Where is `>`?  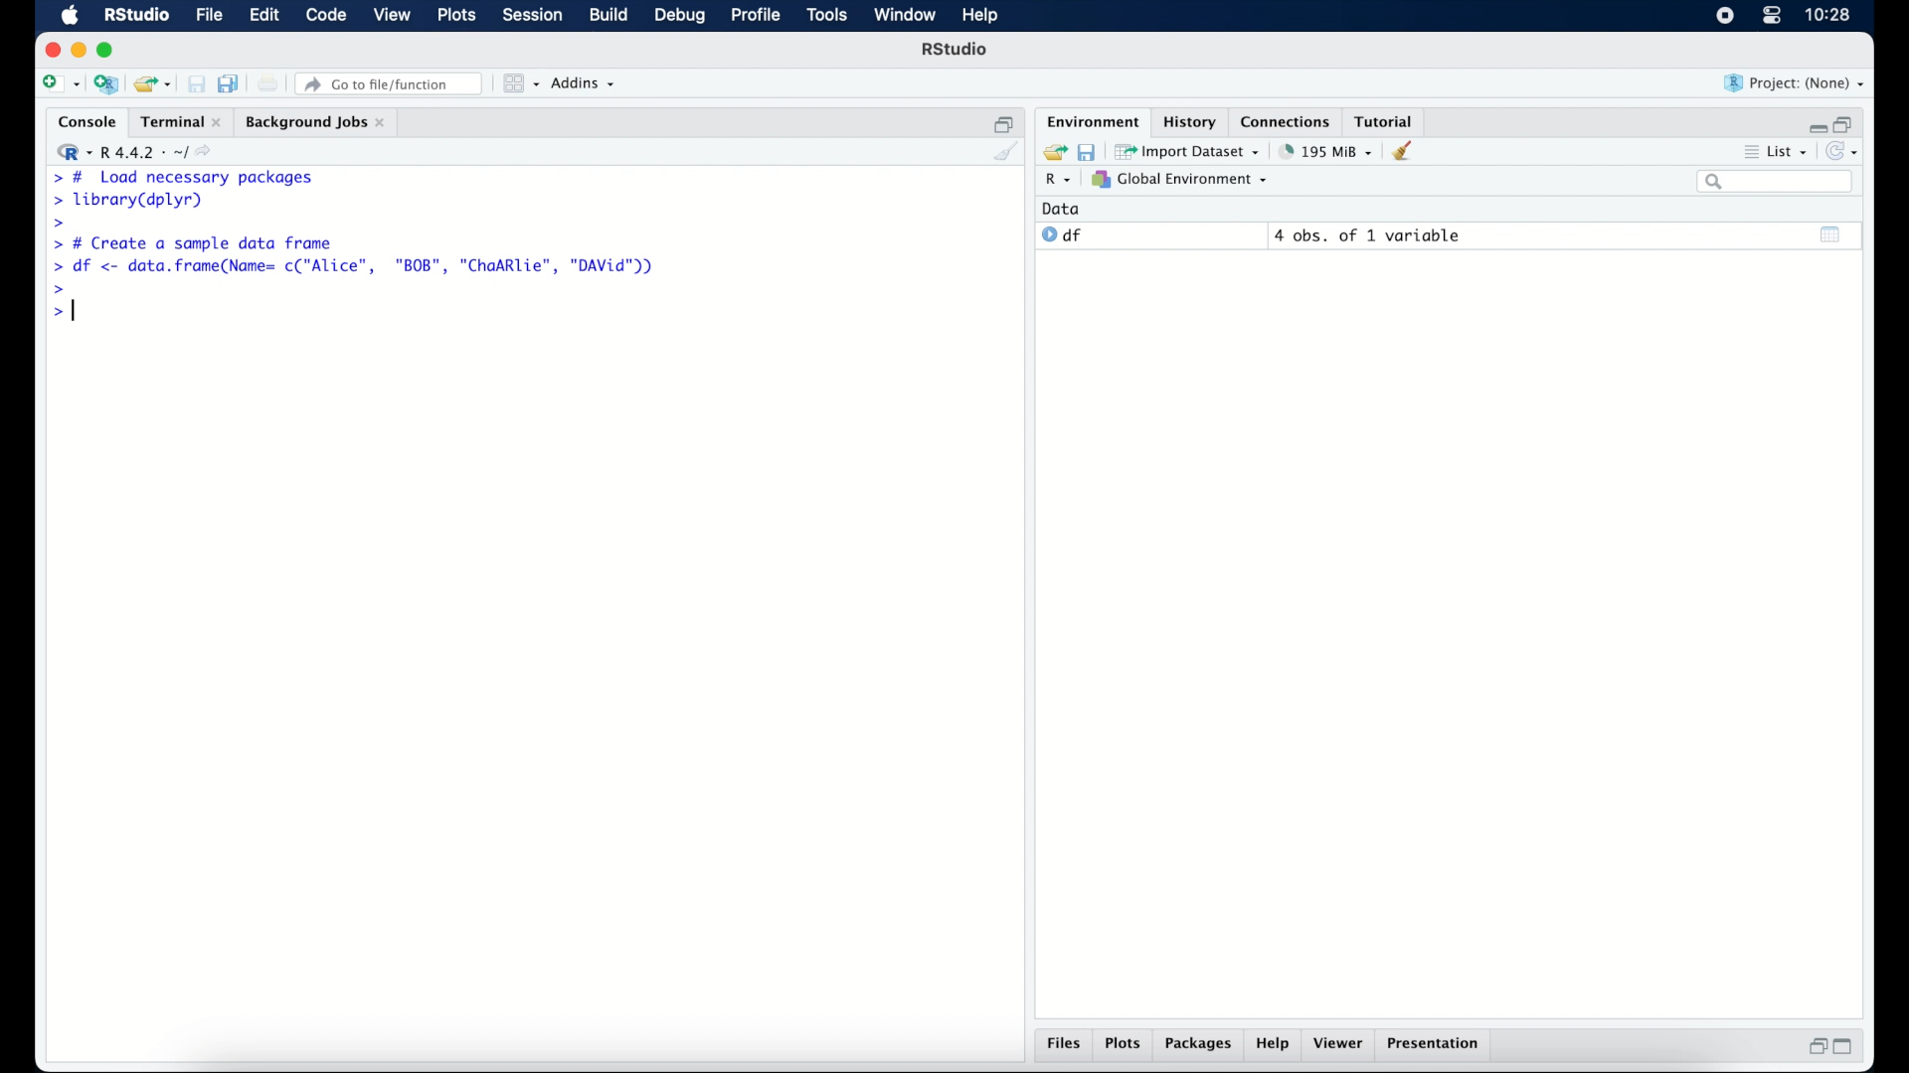 > is located at coordinates (64, 313).